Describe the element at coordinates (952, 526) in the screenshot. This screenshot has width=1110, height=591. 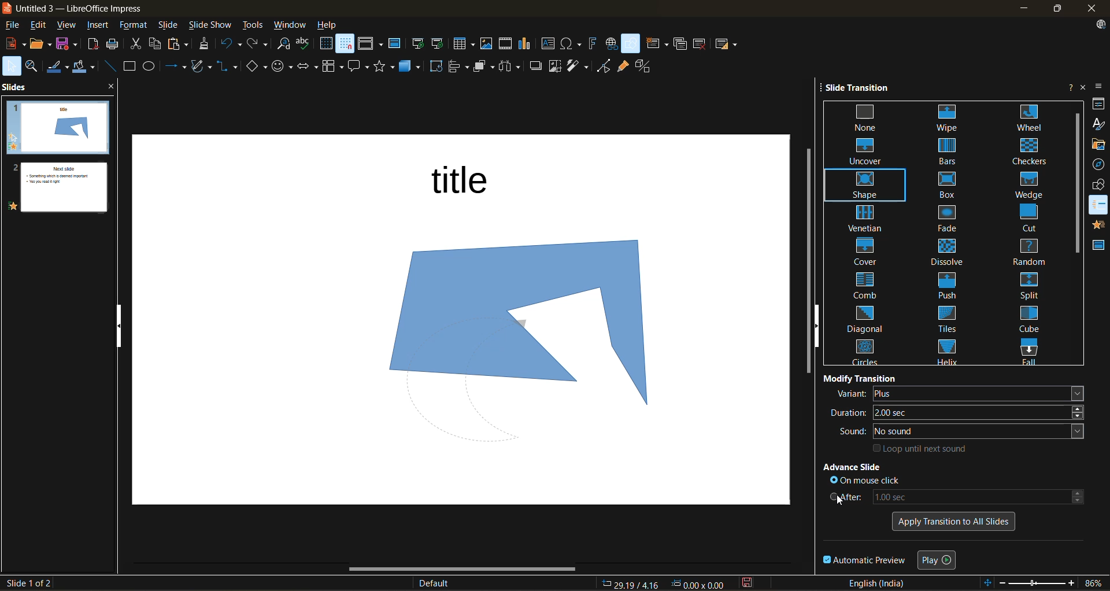
I see `apply transition to all slides` at that location.